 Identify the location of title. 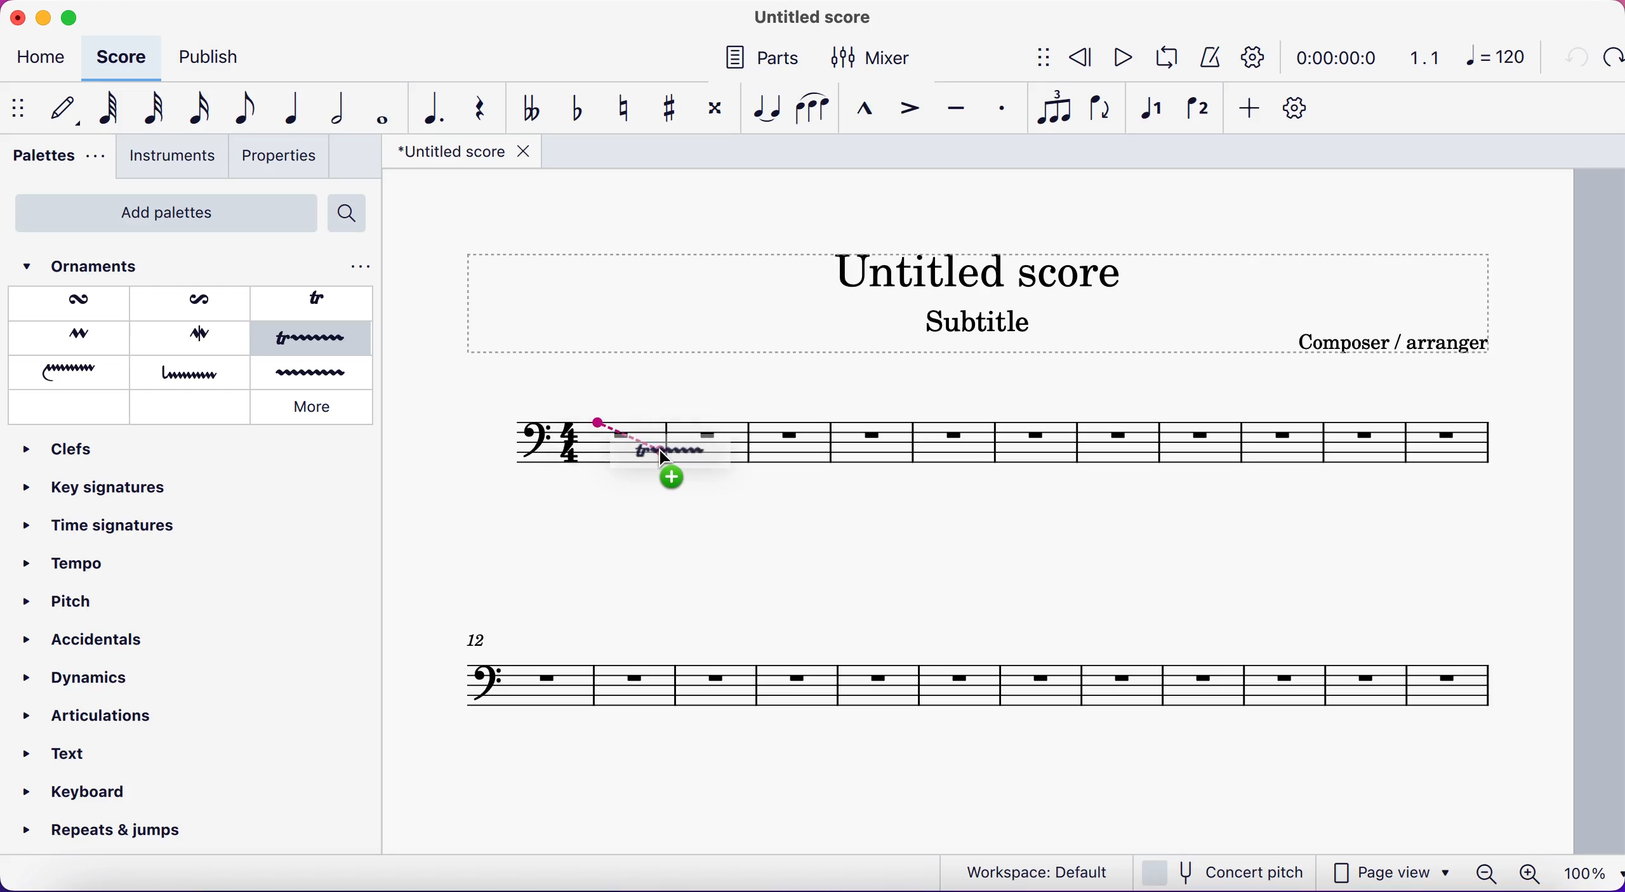
(459, 155).